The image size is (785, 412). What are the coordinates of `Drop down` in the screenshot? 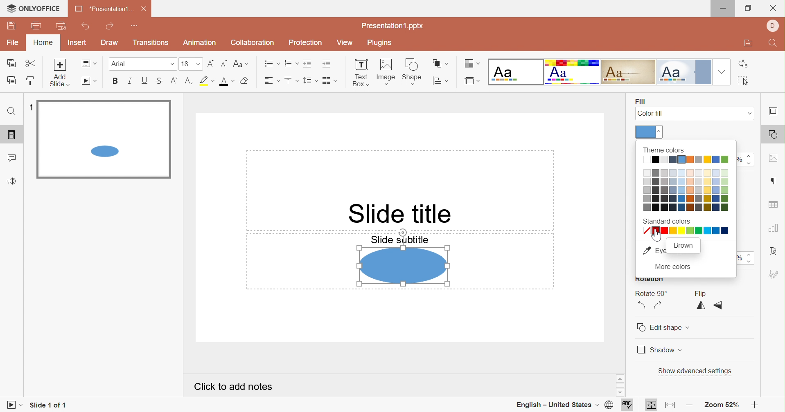 It's located at (722, 72).